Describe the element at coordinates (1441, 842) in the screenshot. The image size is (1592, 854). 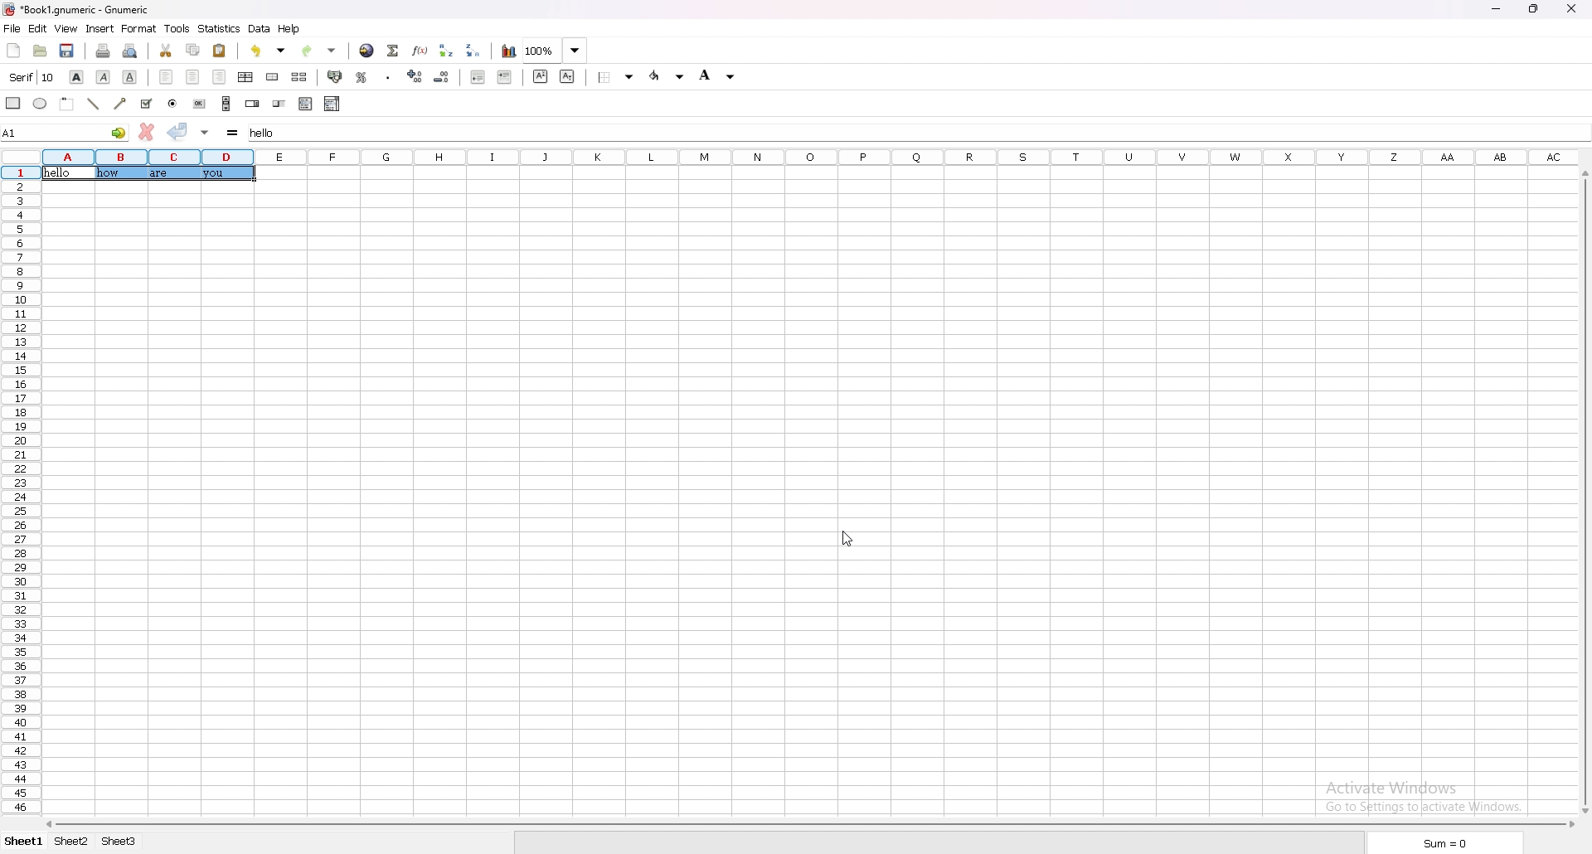
I see `sum` at that location.